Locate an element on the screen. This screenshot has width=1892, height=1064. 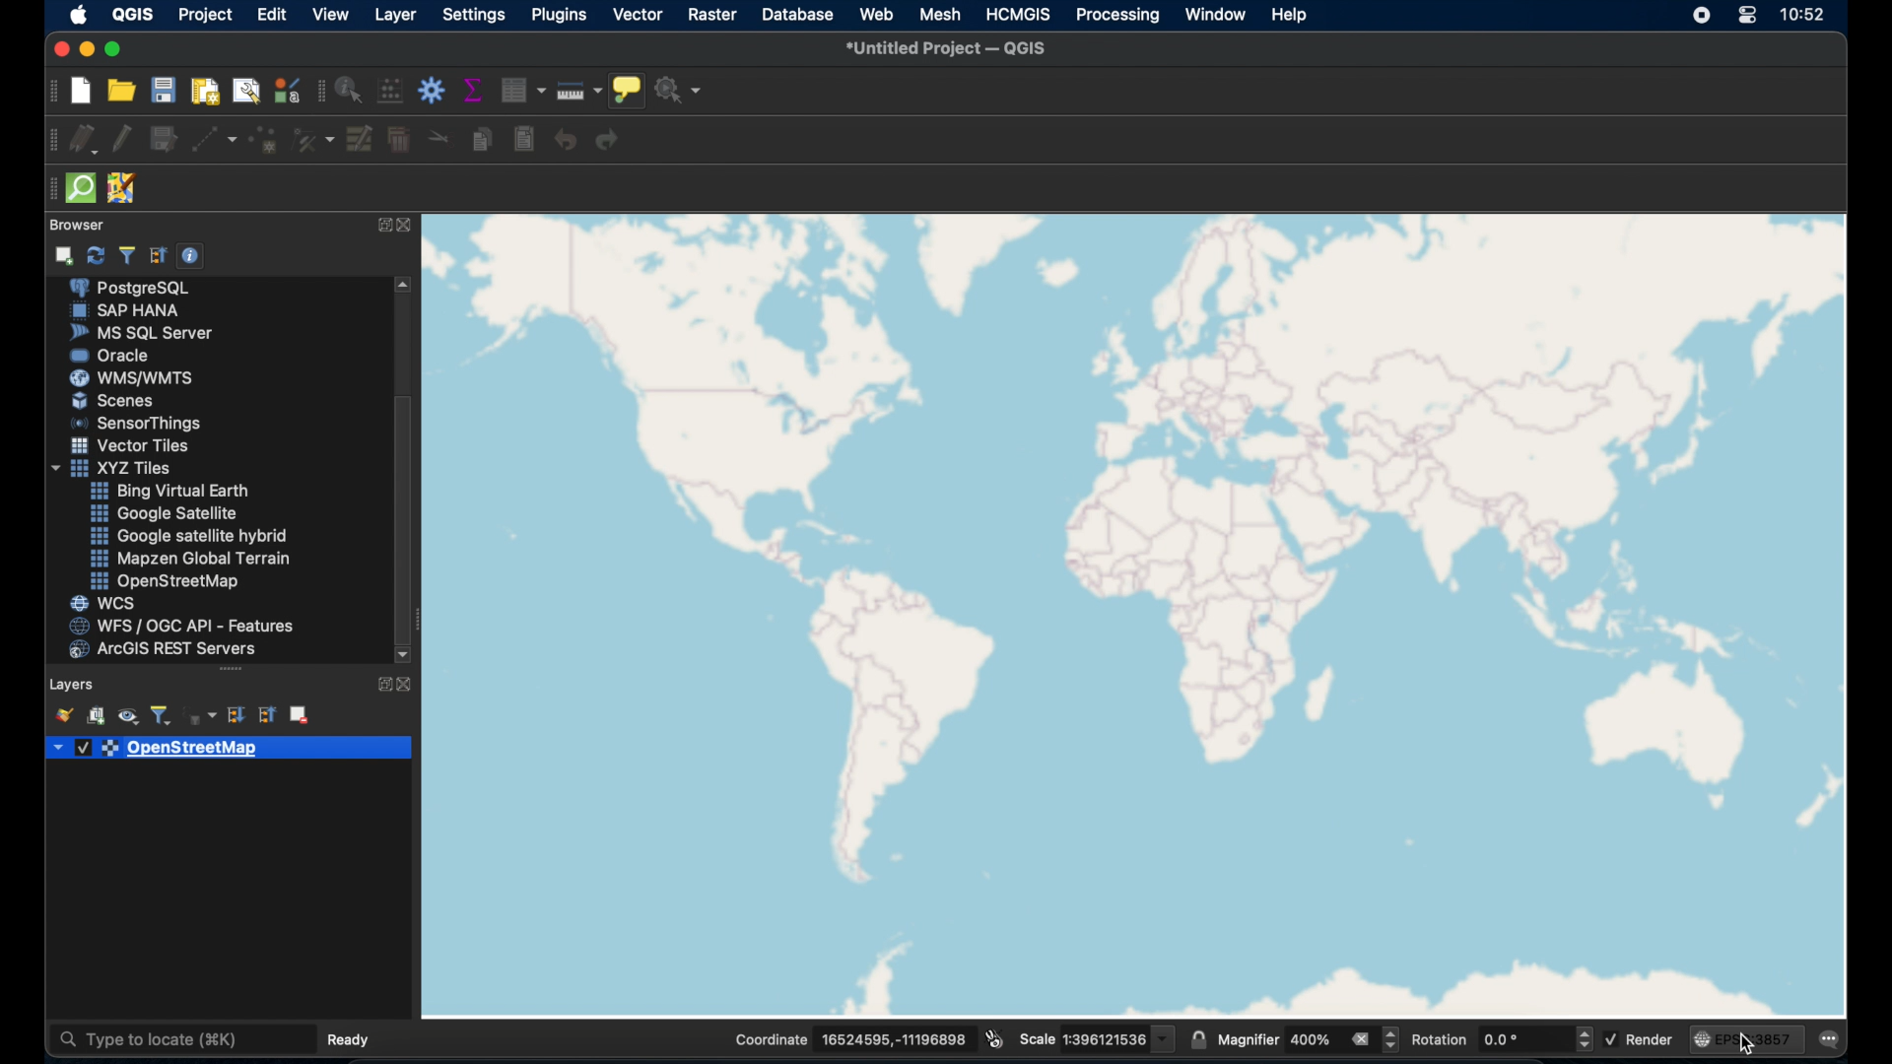
vertex tool is located at coordinates (315, 140).